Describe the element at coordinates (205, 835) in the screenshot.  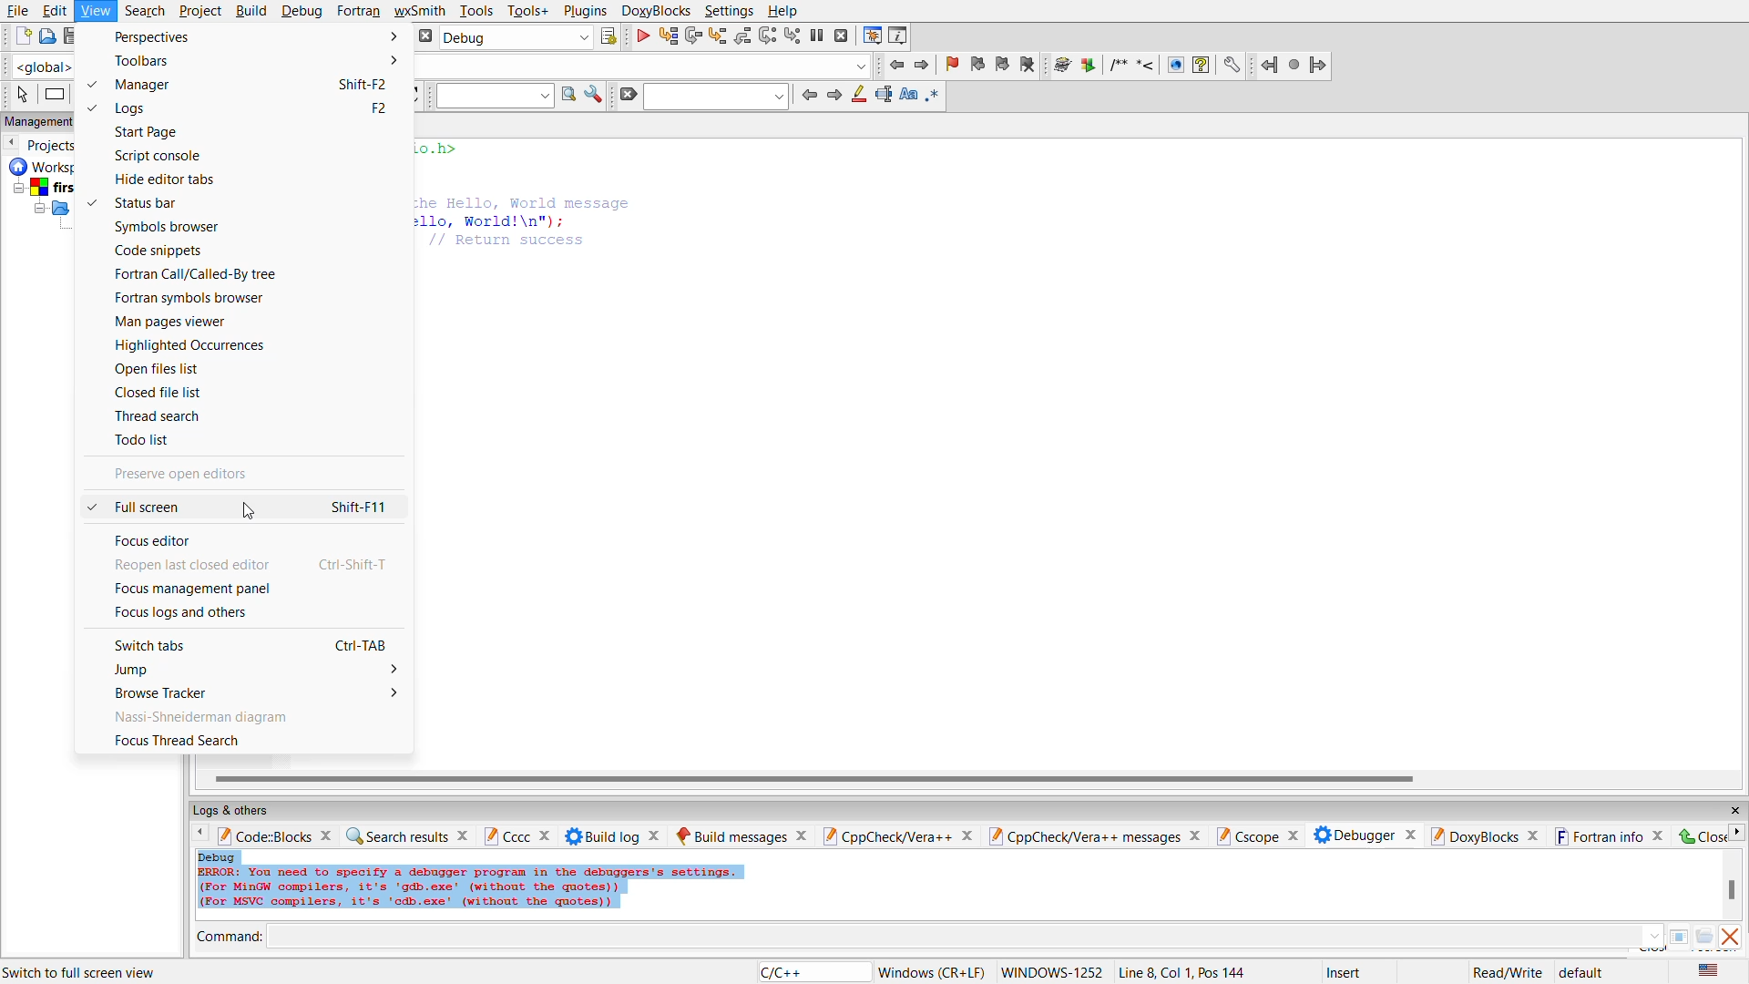
I see `back` at that location.